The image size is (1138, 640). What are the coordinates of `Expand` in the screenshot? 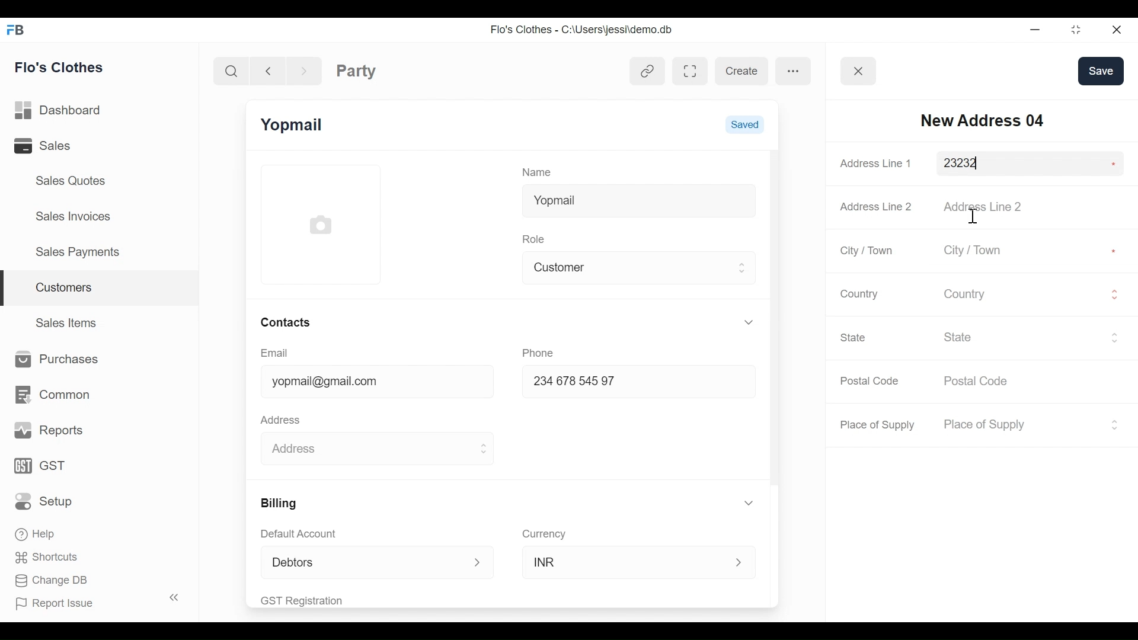 It's located at (743, 267).